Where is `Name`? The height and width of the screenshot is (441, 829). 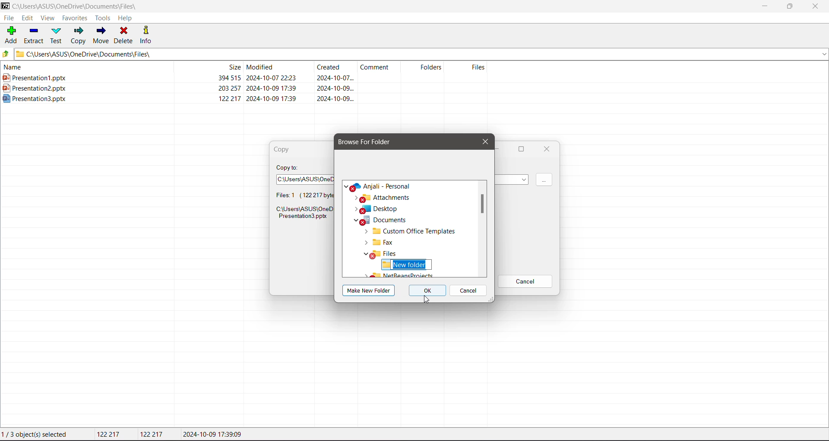 Name is located at coordinates (82, 67).